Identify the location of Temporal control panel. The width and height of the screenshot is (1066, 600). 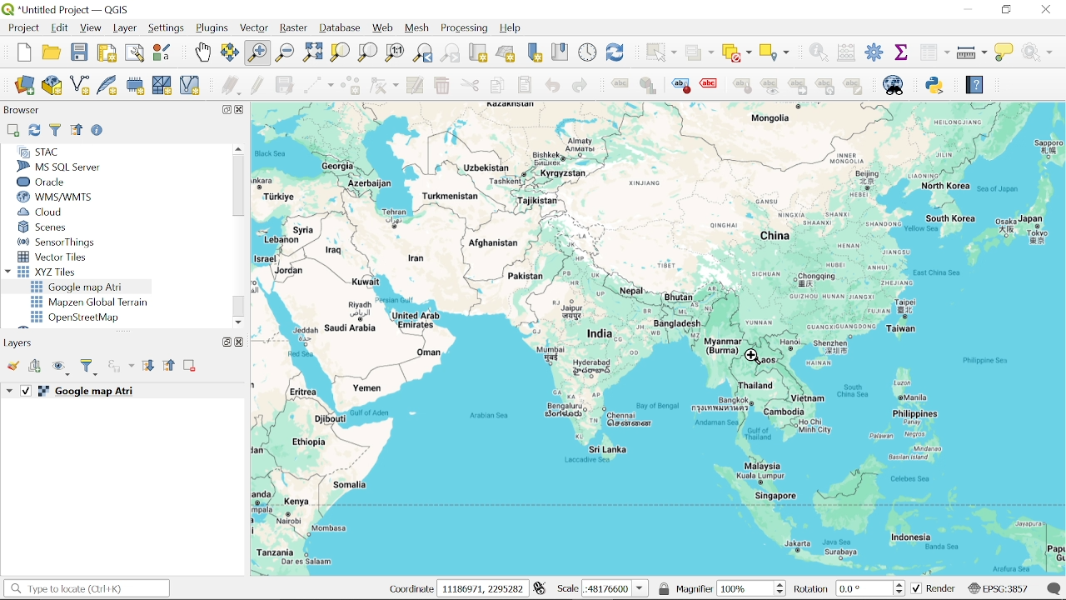
(588, 52).